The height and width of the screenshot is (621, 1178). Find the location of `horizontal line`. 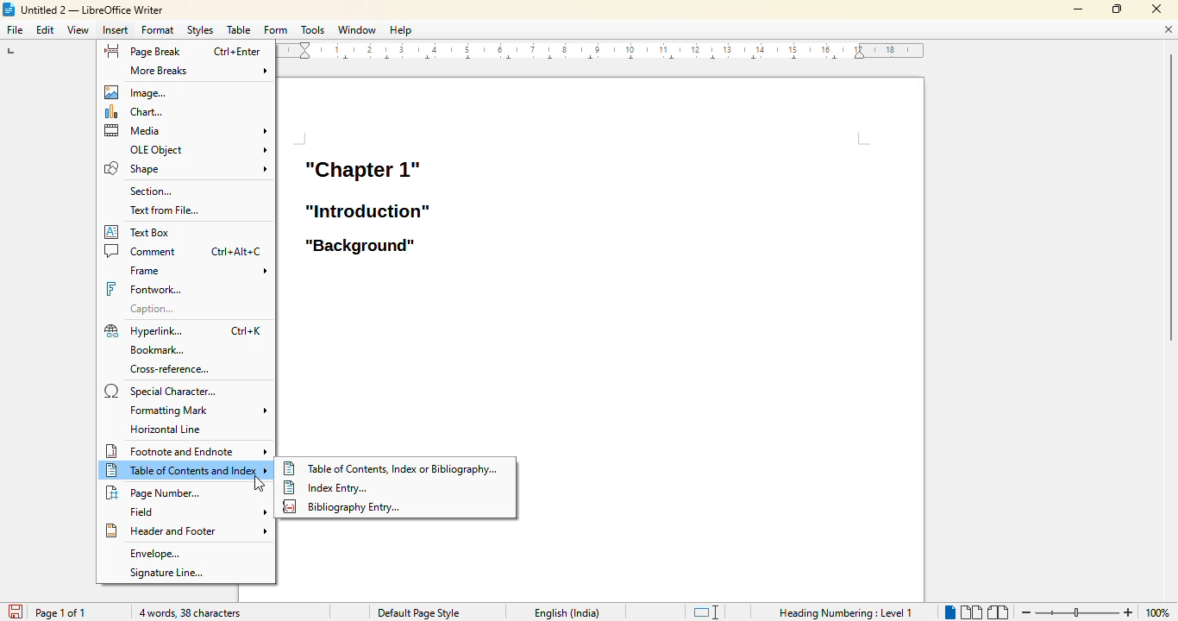

horizontal line is located at coordinates (169, 429).